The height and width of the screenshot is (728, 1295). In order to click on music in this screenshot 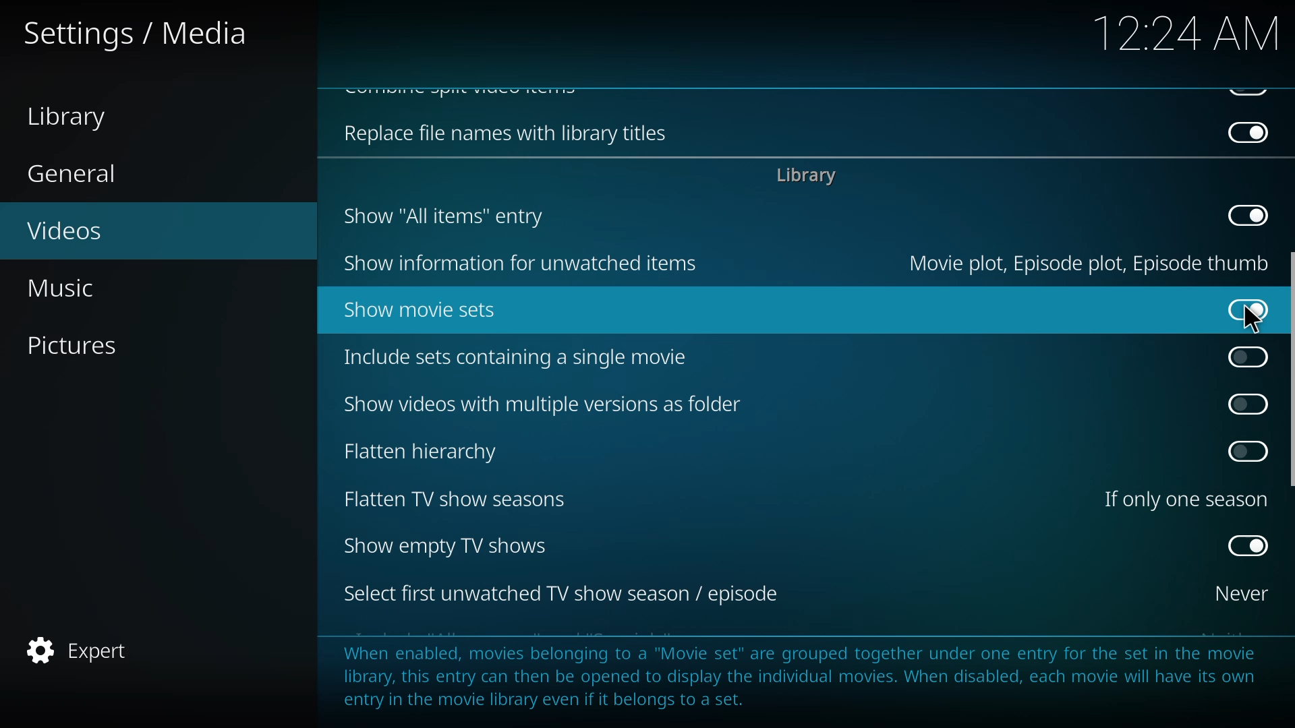, I will do `click(79, 287)`.